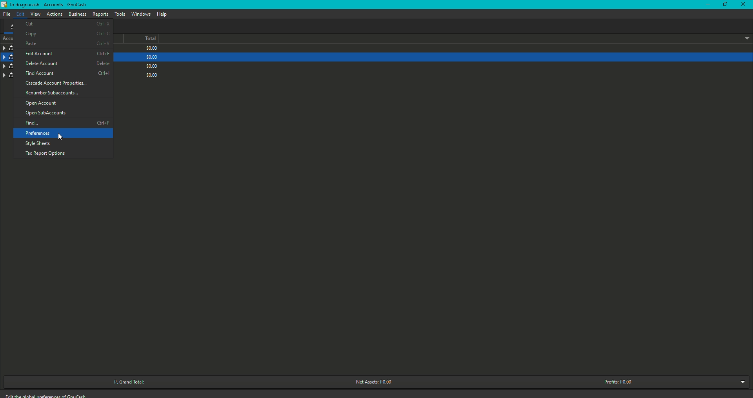 The width and height of the screenshot is (753, 398). Describe the element at coordinates (42, 103) in the screenshot. I see `Open Accounts` at that location.